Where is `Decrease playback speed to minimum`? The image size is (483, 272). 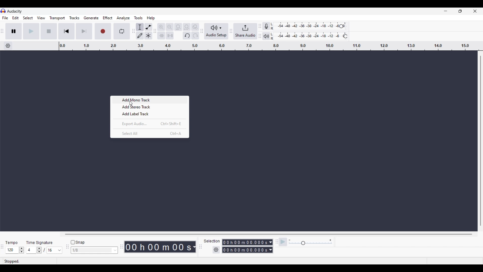 Decrease playback speed to minimum is located at coordinates (290, 240).